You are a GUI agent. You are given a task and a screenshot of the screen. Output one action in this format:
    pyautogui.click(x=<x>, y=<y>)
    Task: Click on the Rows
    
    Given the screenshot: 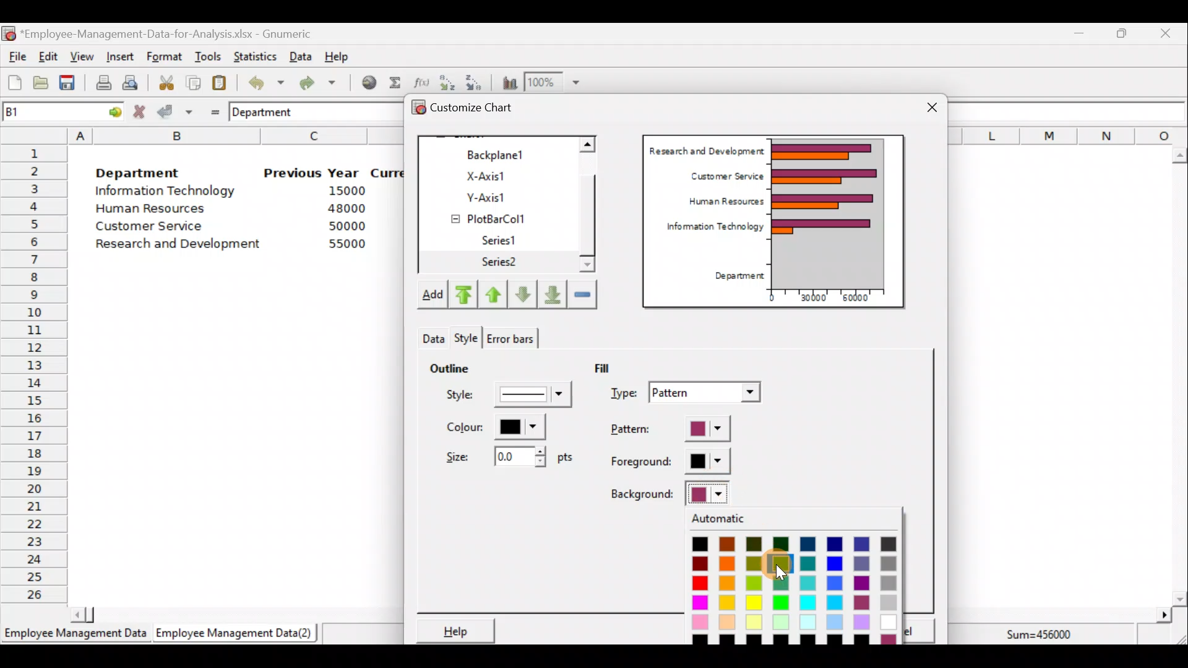 What is the action you would take?
    pyautogui.click(x=35, y=372)
    